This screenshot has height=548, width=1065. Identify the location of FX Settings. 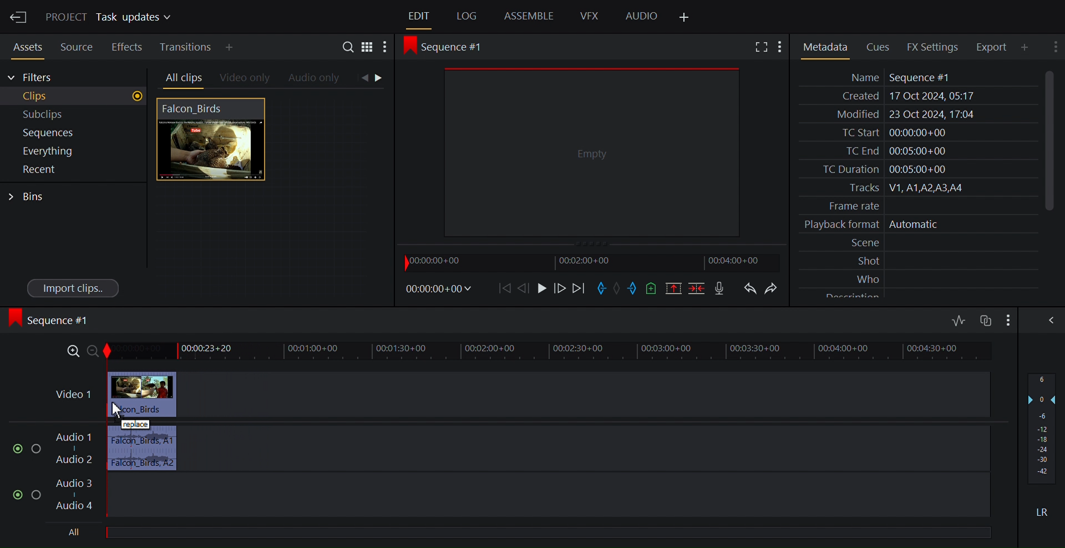
(938, 47).